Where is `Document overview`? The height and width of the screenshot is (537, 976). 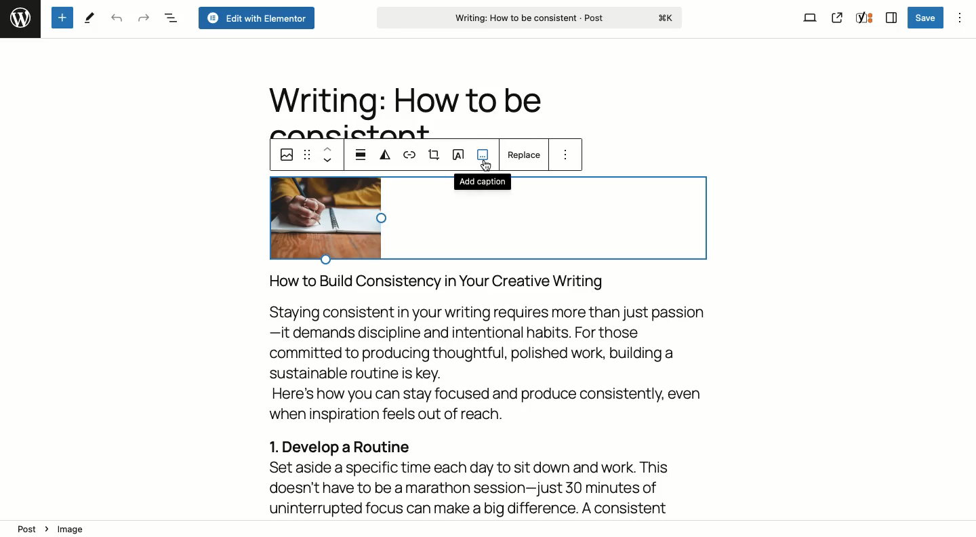
Document overview is located at coordinates (170, 17).